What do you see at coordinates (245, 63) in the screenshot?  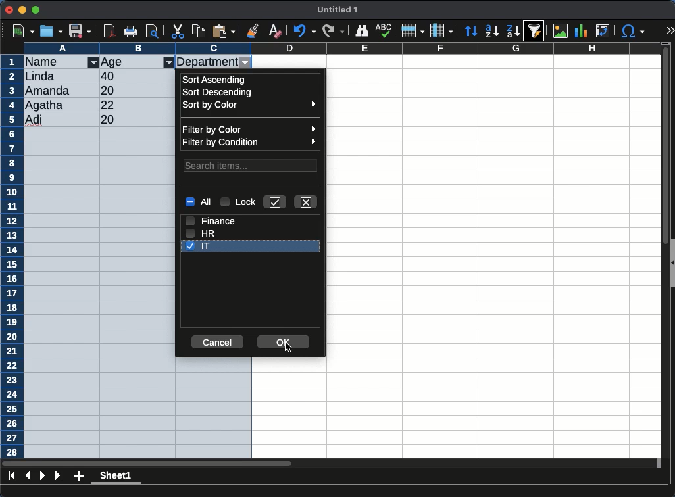 I see `filter` at bounding box center [245, 63].